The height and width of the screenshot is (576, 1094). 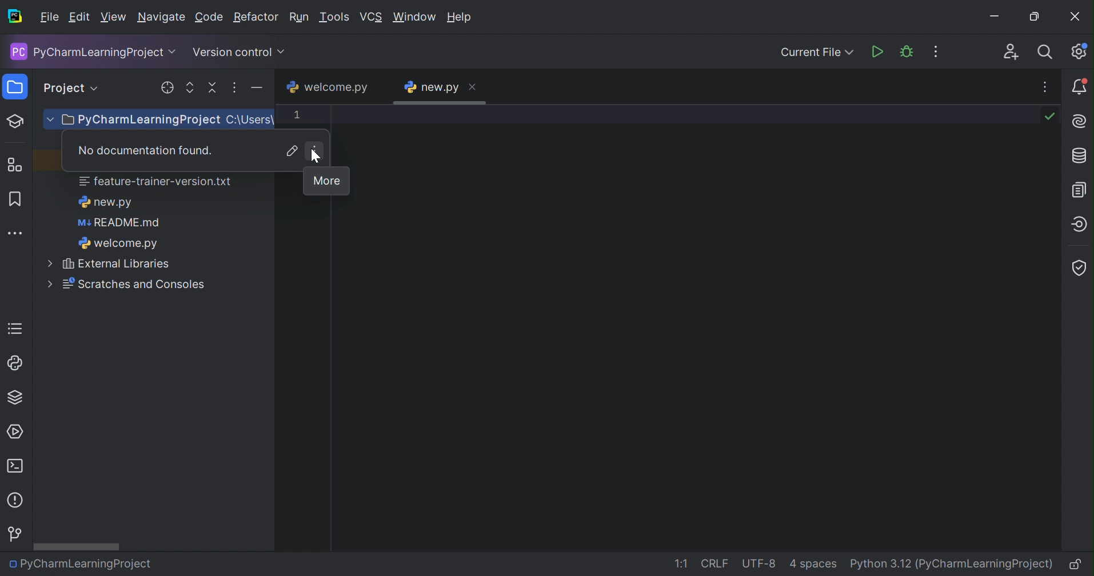 I want to click on Current FIle, so click(x=817, y=53).